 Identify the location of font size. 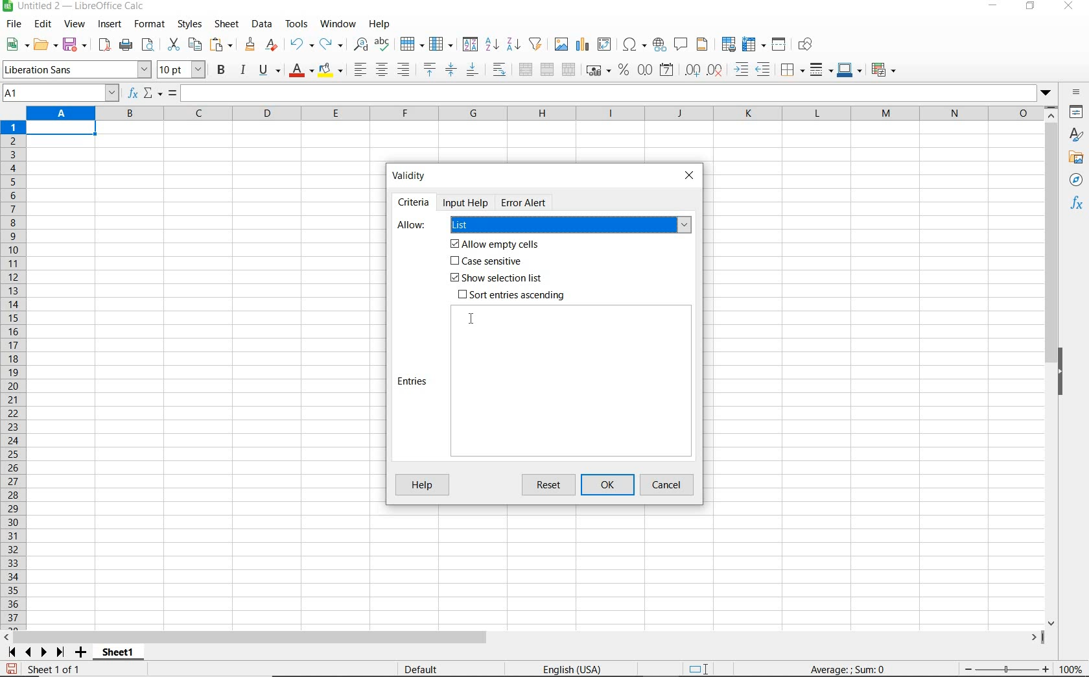
(181, 69).